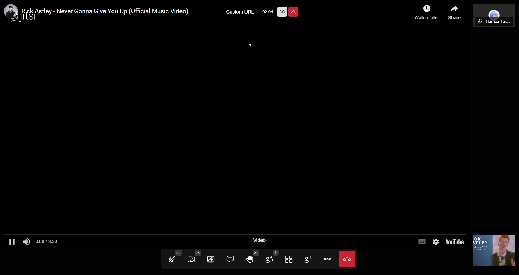 This screenshot has height=275, width=519. What do you see at coordinates (10, 241) in the screenshot?
I see `Pause` at bounding box center [10, 241].